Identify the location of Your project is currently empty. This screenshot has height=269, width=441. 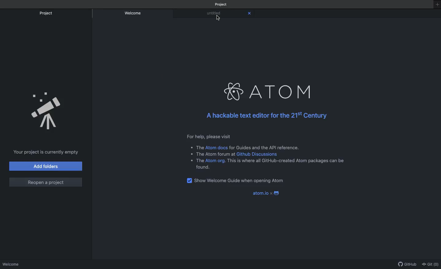
(46, 152).